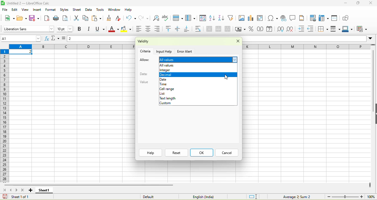 The width and height of the screenshot is (377, 200). What do you see at coordinates (185, 52) in the screenshot?
I see `error alert` at bounding box center [185, 52].